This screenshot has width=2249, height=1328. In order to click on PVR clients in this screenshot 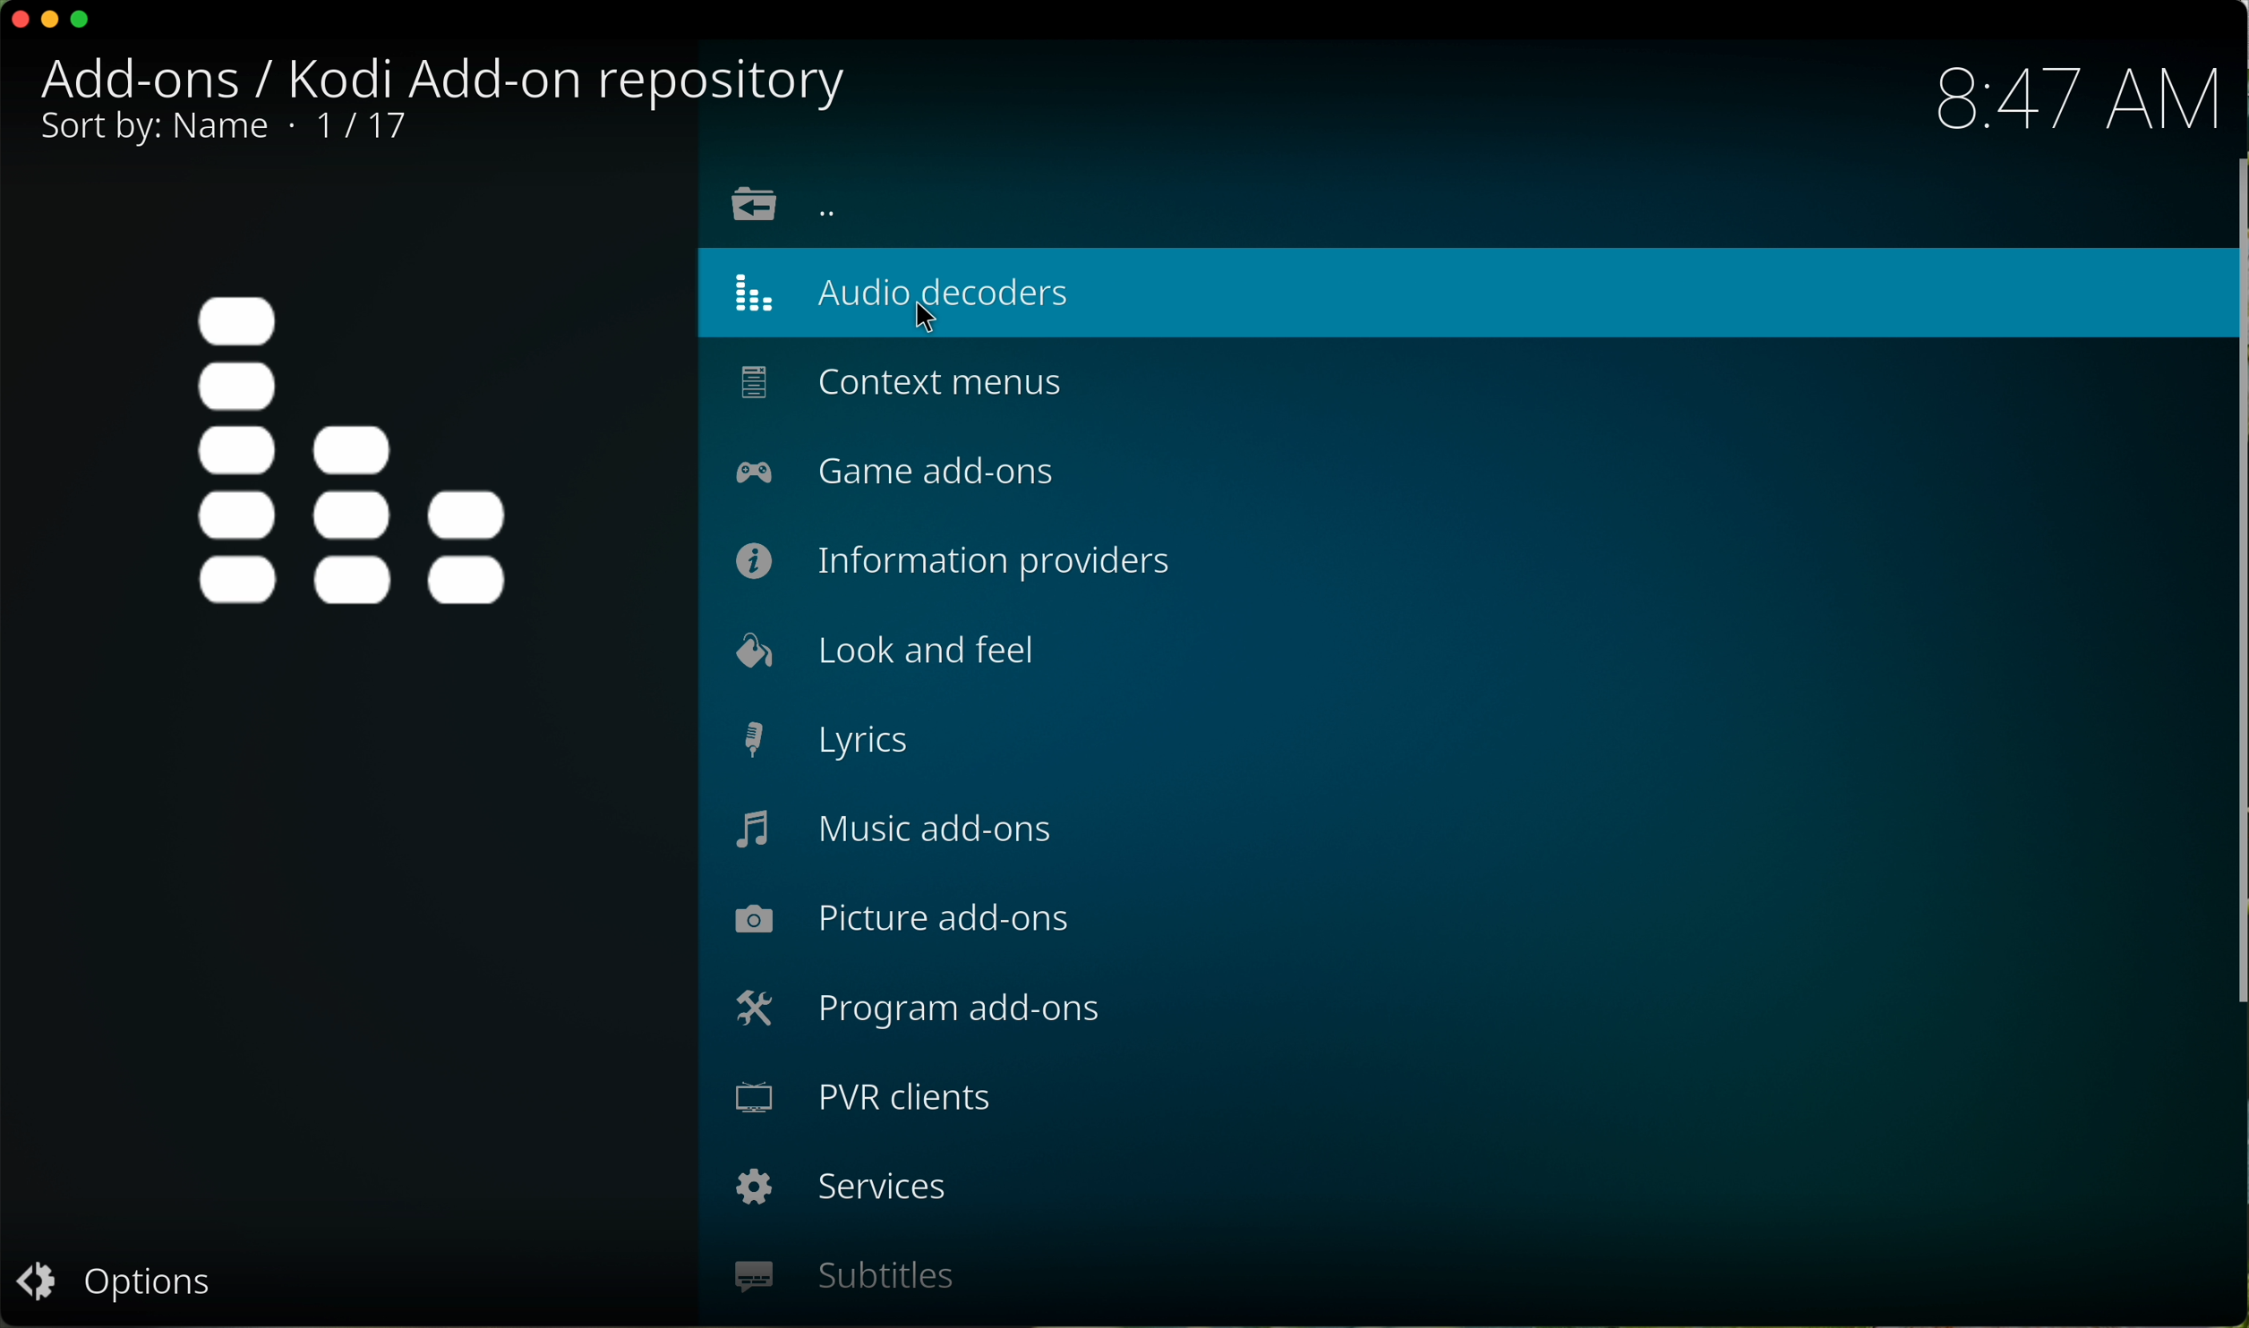, I will do `click(868, 1103)`.